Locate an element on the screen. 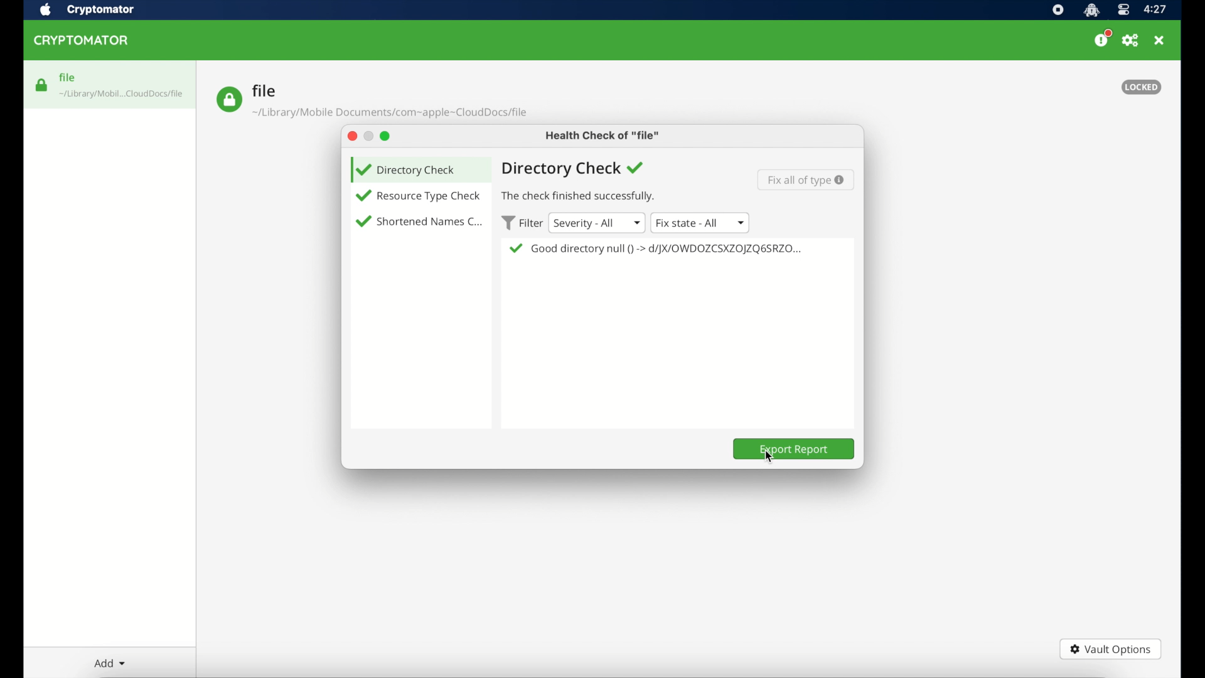 This screenshot has height=678, width=1205. The check finished successfully. is located at coordinates (586, 197).